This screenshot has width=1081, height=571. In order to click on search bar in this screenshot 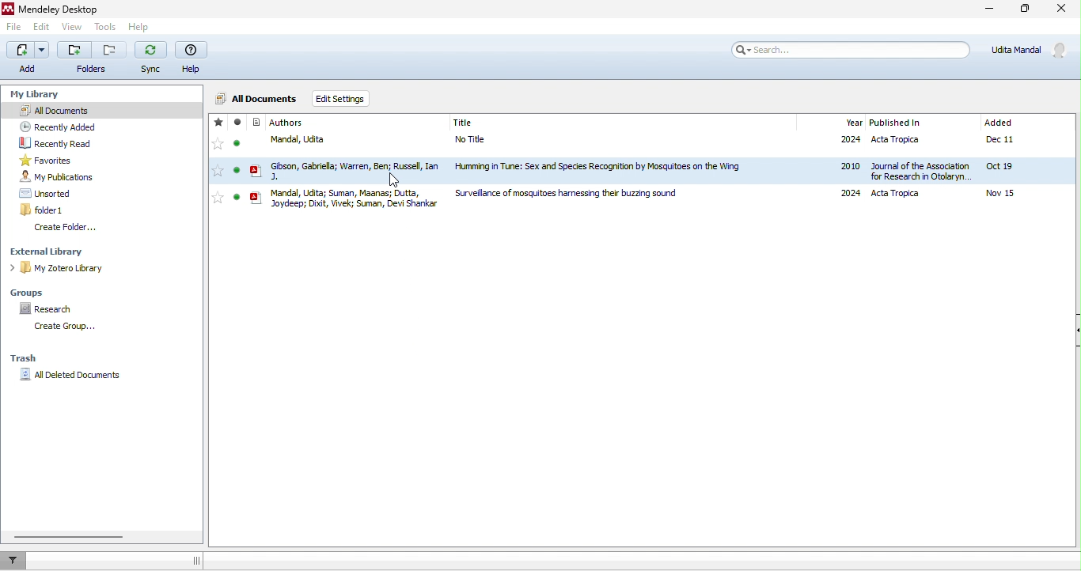, I will do `click(854, 48)`.